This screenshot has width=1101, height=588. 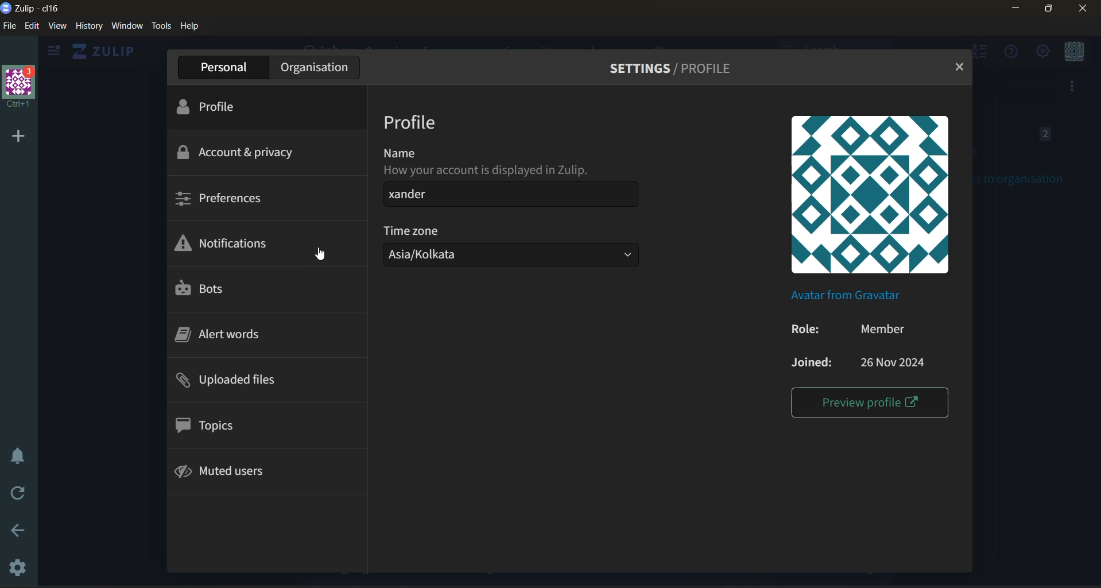 I want to click on history, so click(x=89, y=25).